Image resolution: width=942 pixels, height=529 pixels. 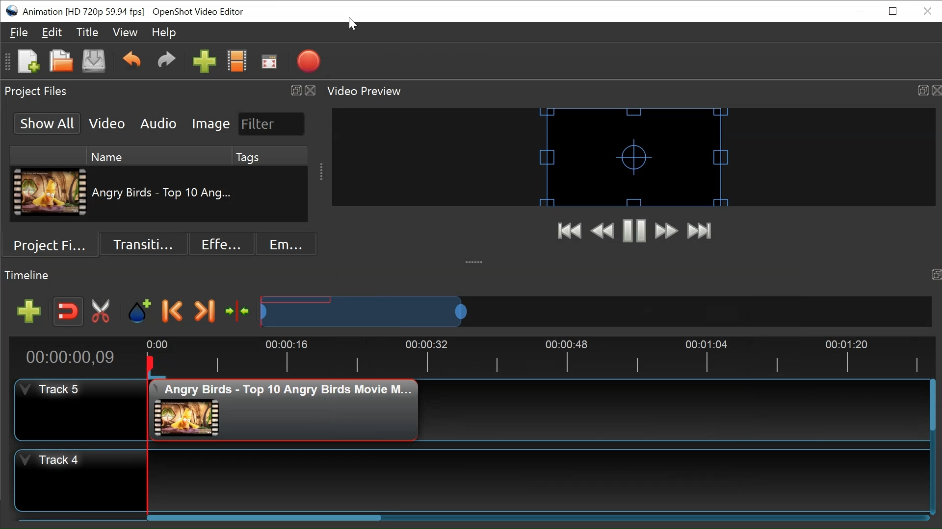 I want to click on Show All, so click(x=49, y=124).